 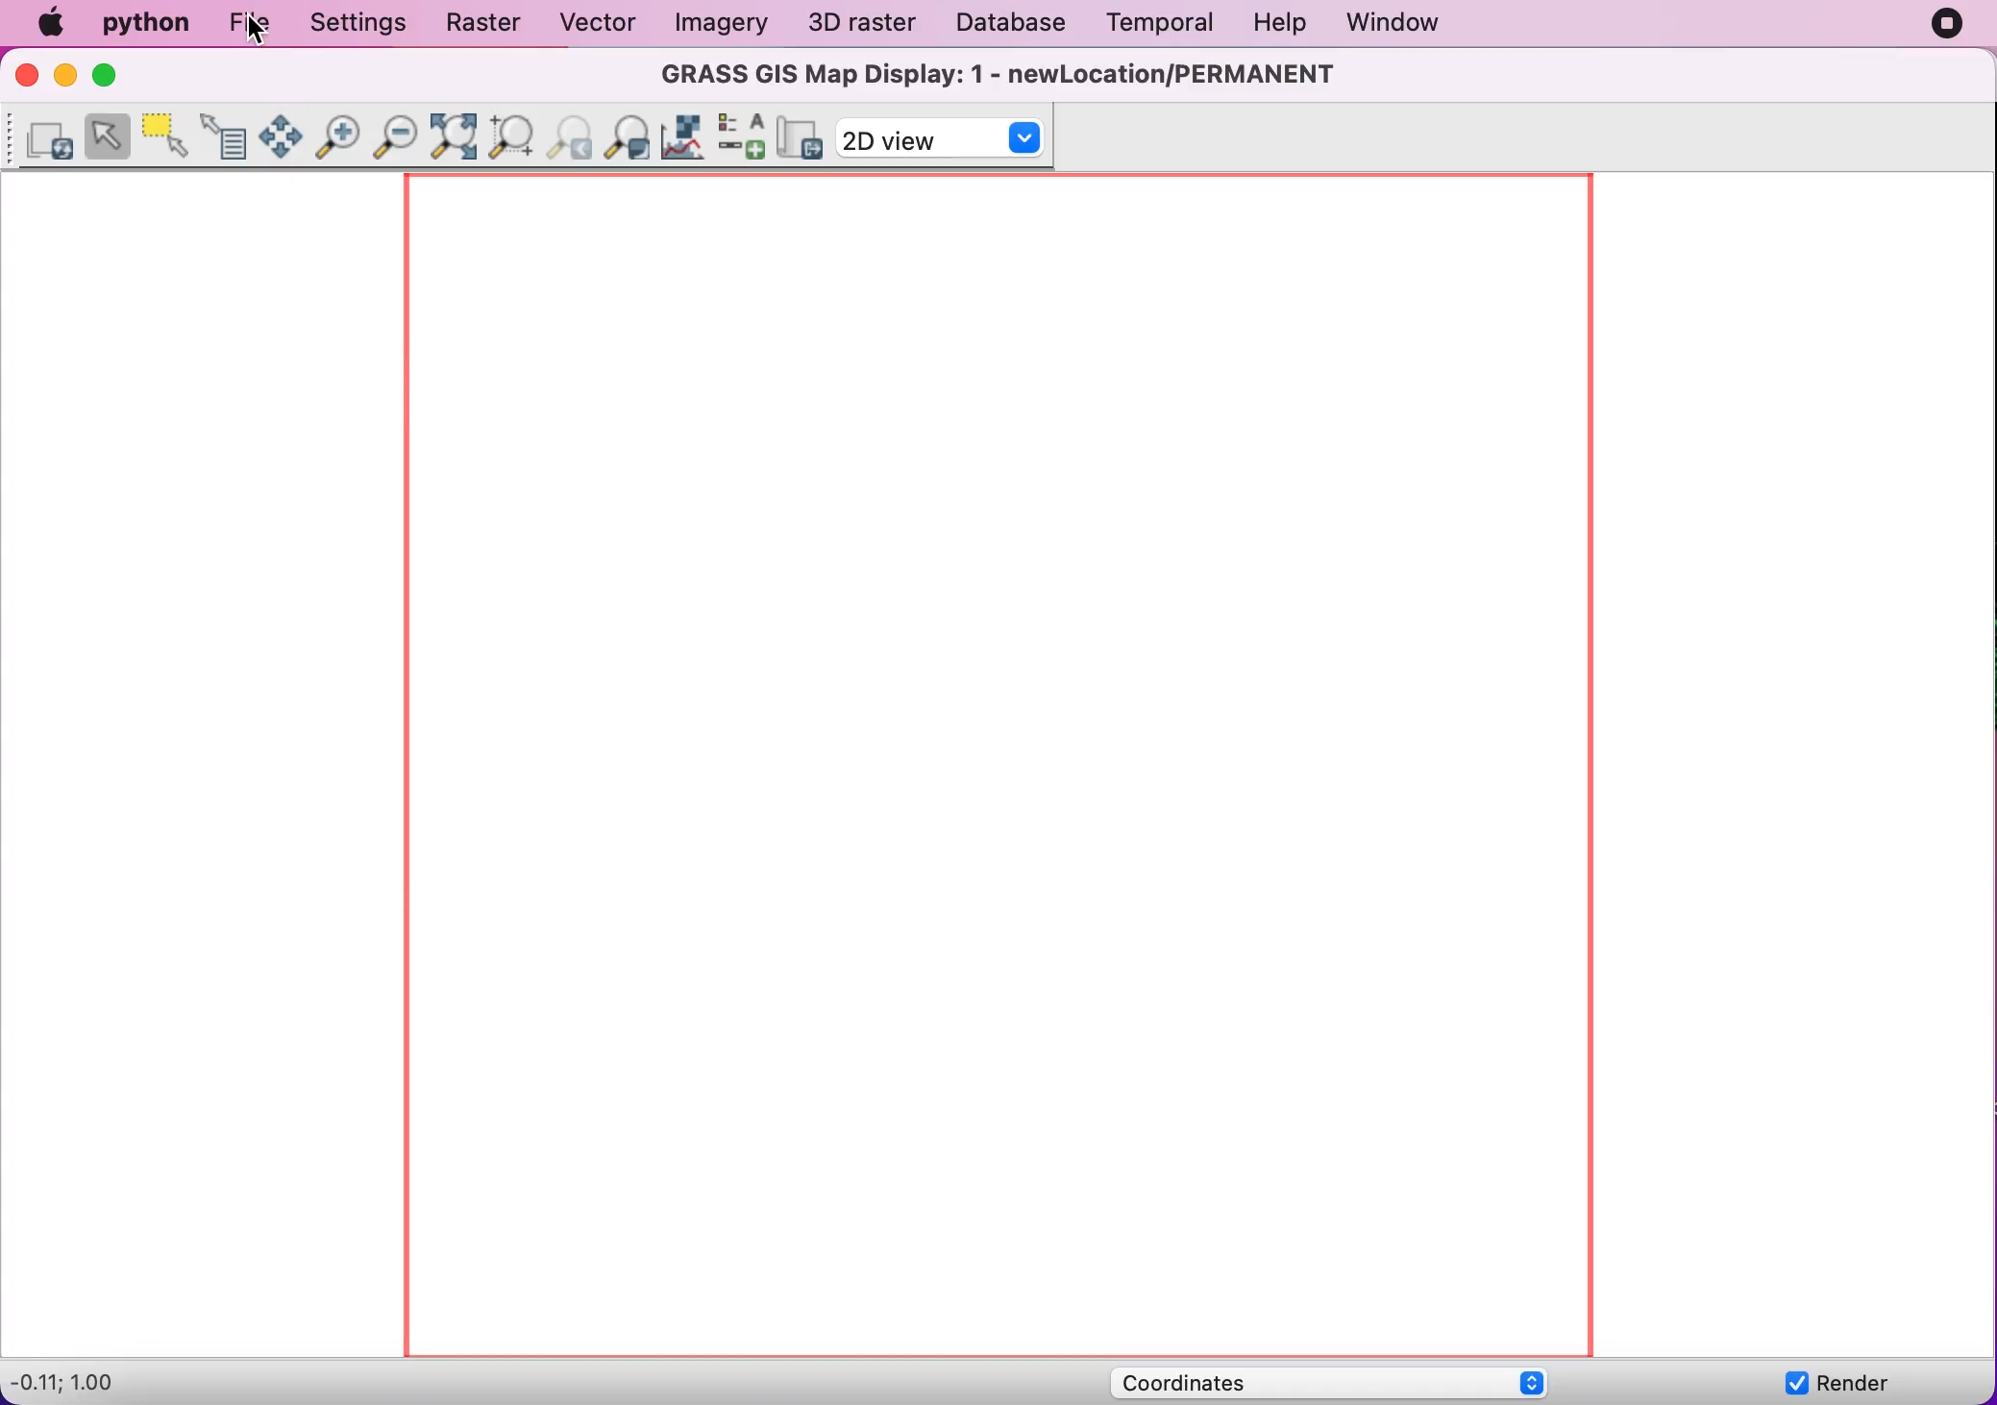 What do you see at coordinates (108, 135) in the screenshot?
I see `Select features from vector map` at bounding box center [108, 135].